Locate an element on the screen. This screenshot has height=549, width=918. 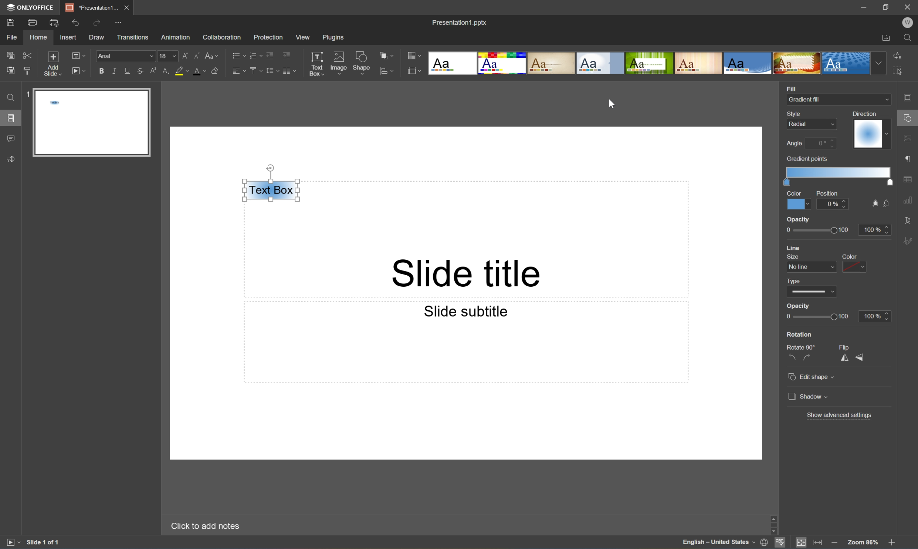
Image settings is located at coordinates (909, 139).